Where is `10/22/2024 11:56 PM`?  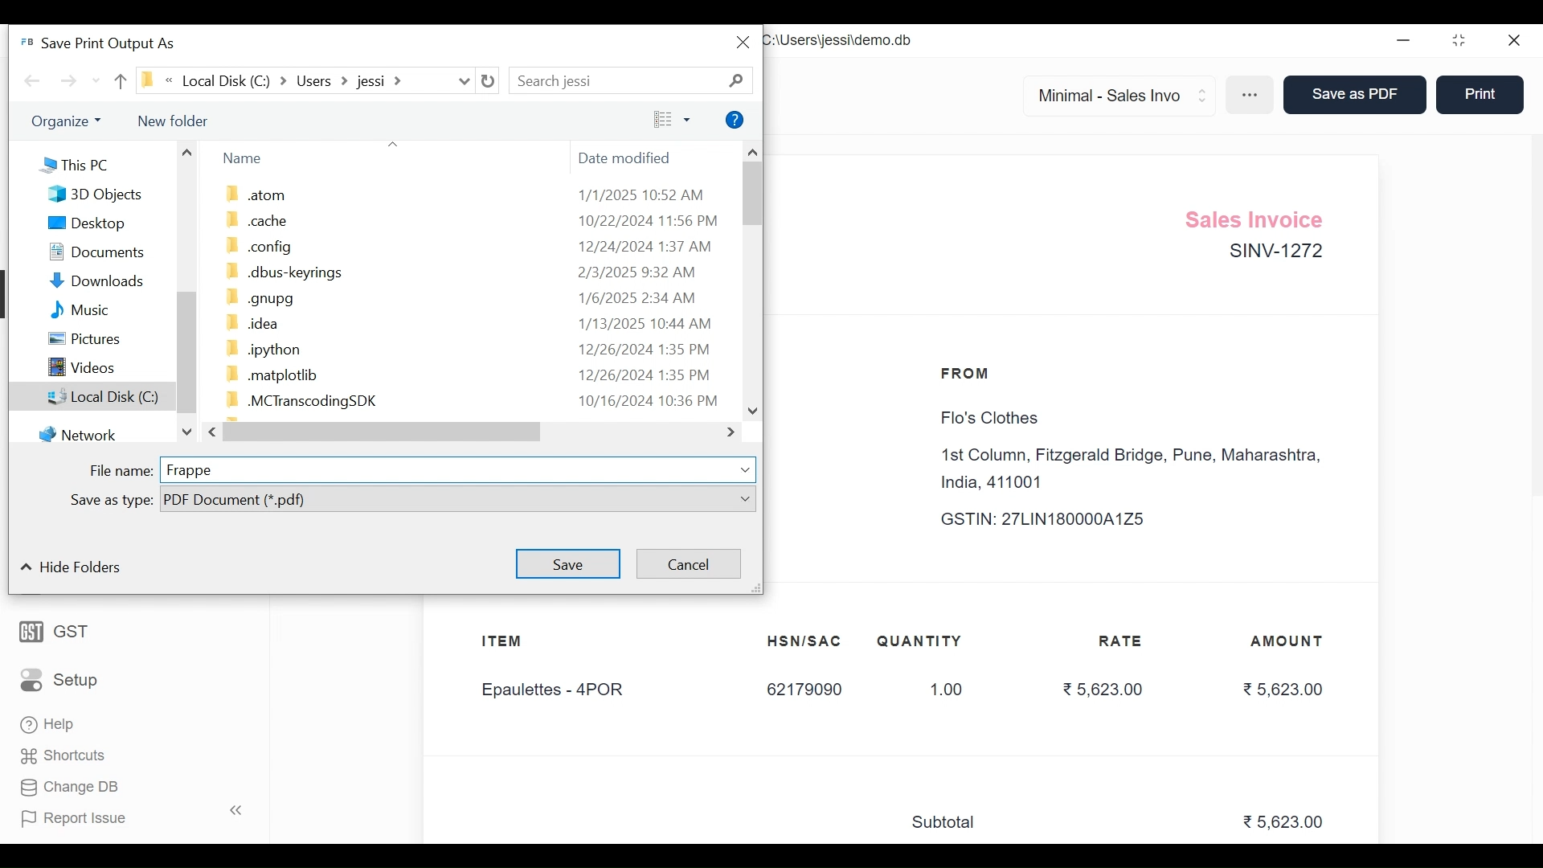 10/22/2024 11:56 PM is located at coordinates (646, 219).